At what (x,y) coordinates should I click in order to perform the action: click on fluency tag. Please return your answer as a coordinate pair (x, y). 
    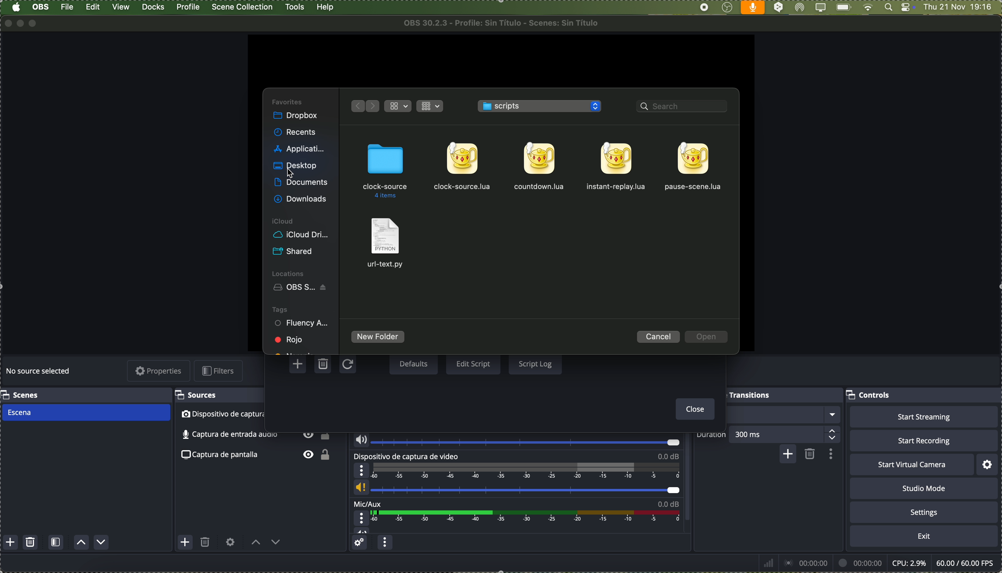
    Looking at the image, I should click on (302, 324).